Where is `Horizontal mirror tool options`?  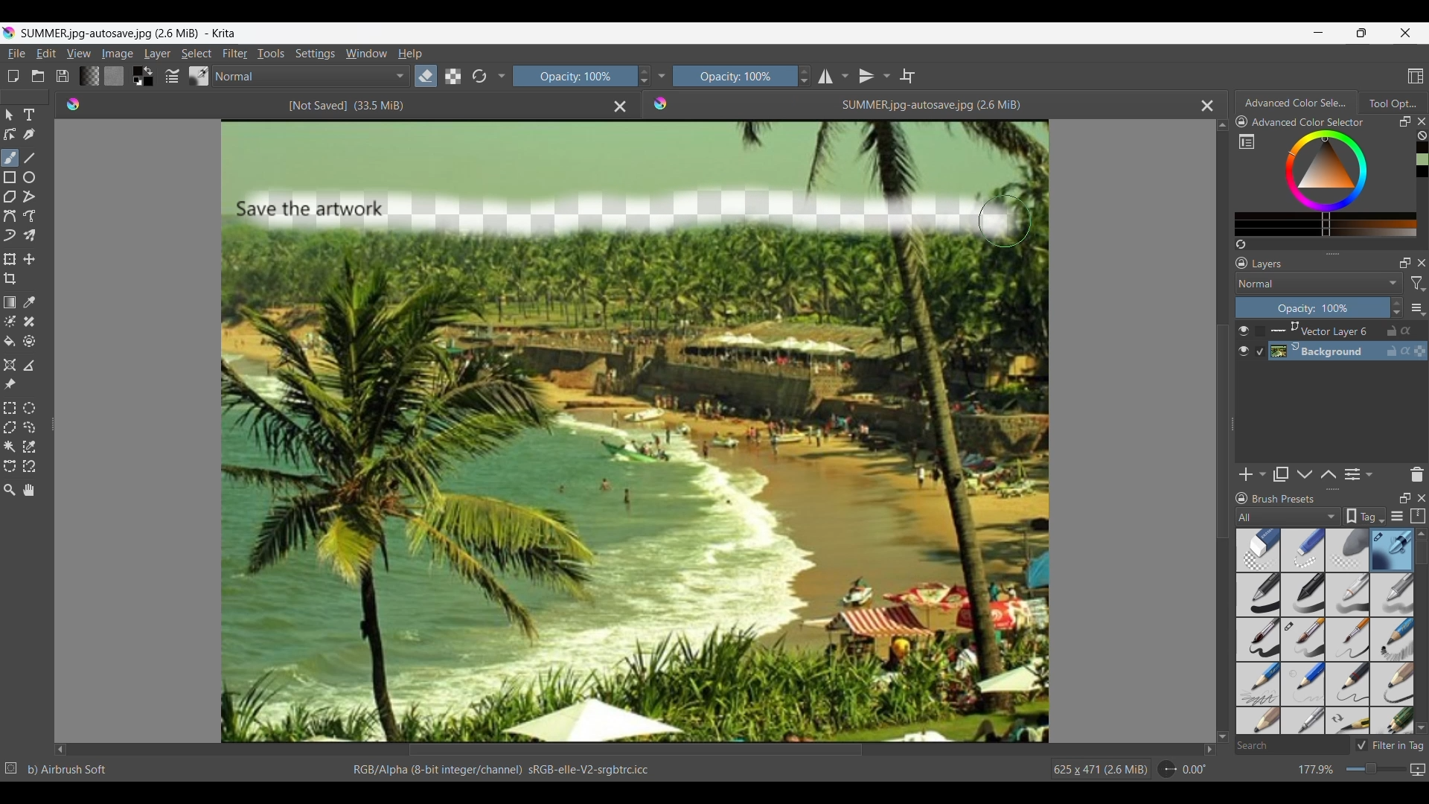 Horizontal mirror tool options is located at coordinates (833, 77).